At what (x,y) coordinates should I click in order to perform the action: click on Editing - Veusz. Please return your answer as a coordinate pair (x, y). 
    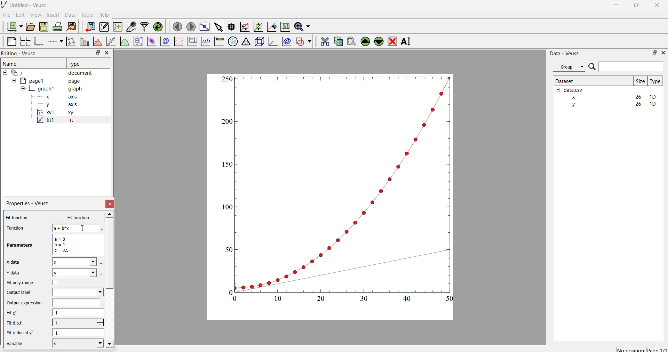
    Looking at the image, I should click on (21, 53).